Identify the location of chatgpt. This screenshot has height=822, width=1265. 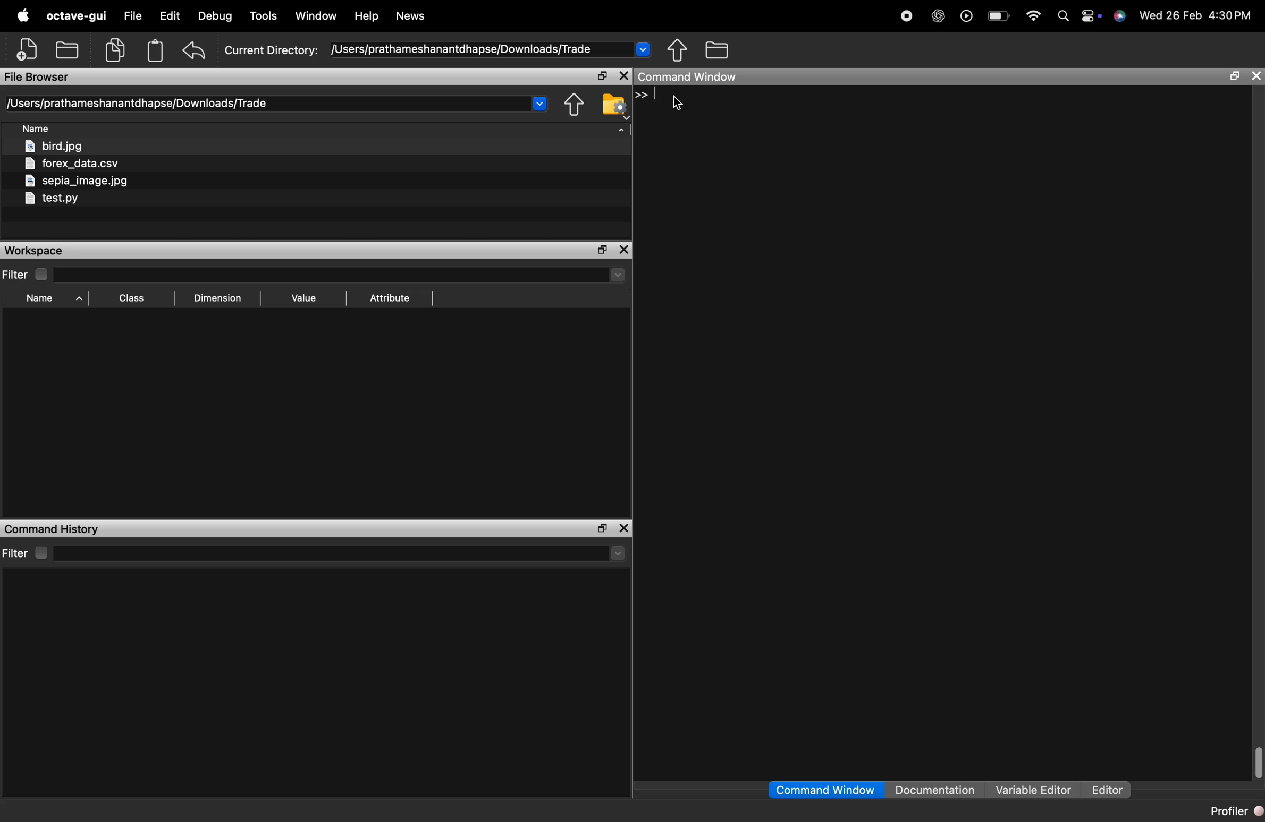
(939, 15).